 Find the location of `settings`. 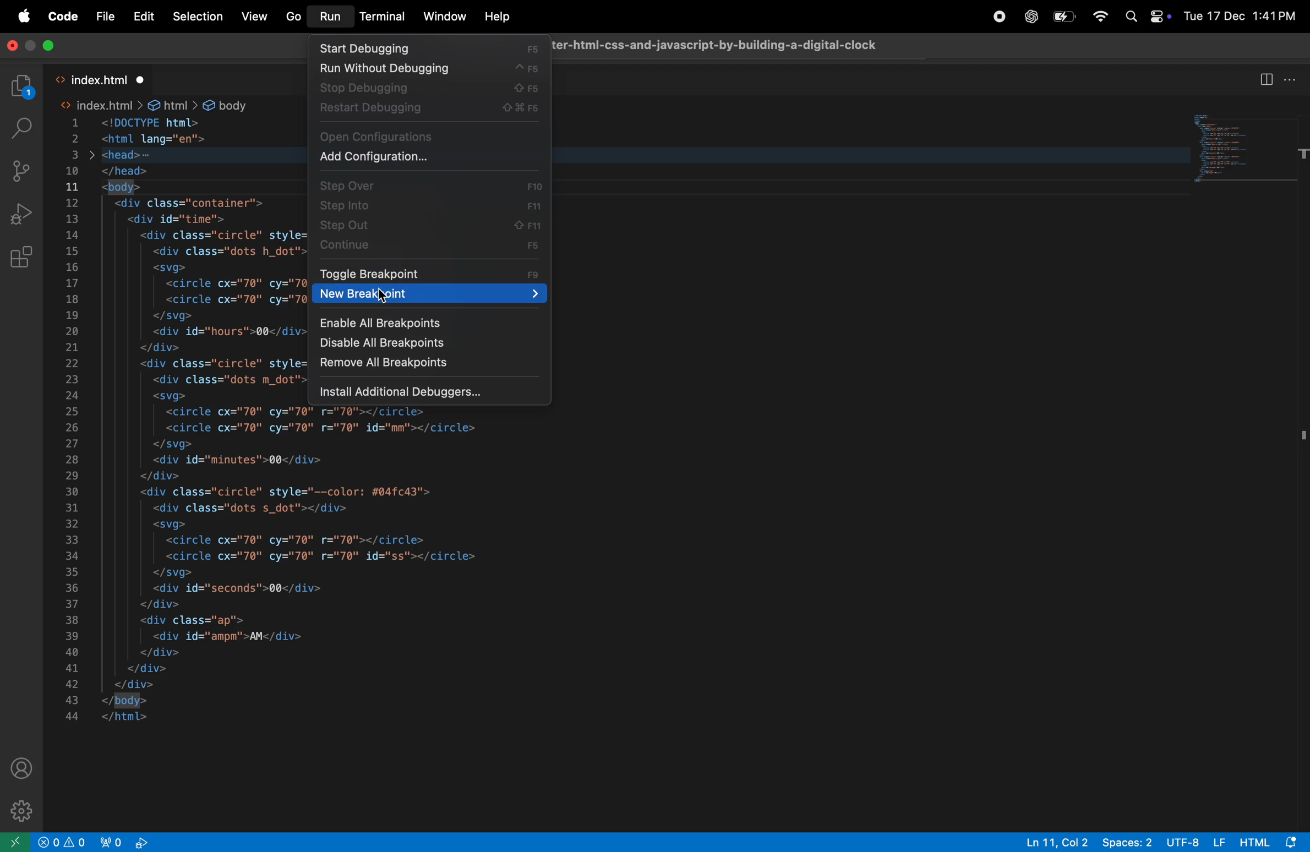

settings is located at coordinates (19, 809).